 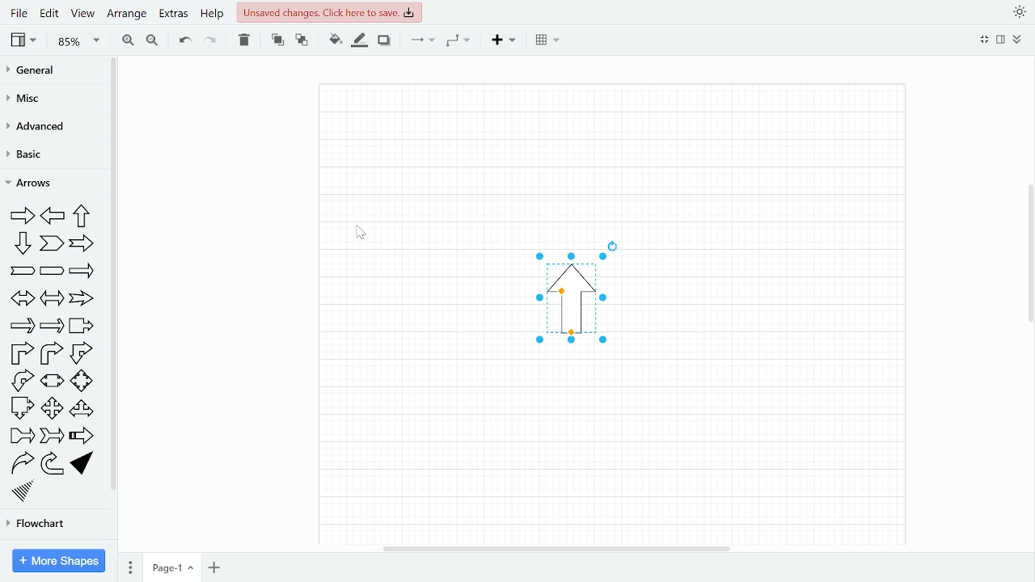 What do you see at coordinates (301, 40) in the screenshot?
I see `To back` at bounding box center [301, 40].